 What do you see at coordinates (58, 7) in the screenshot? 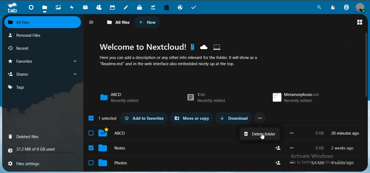
I see `photos` at bounding box center [58, 7].